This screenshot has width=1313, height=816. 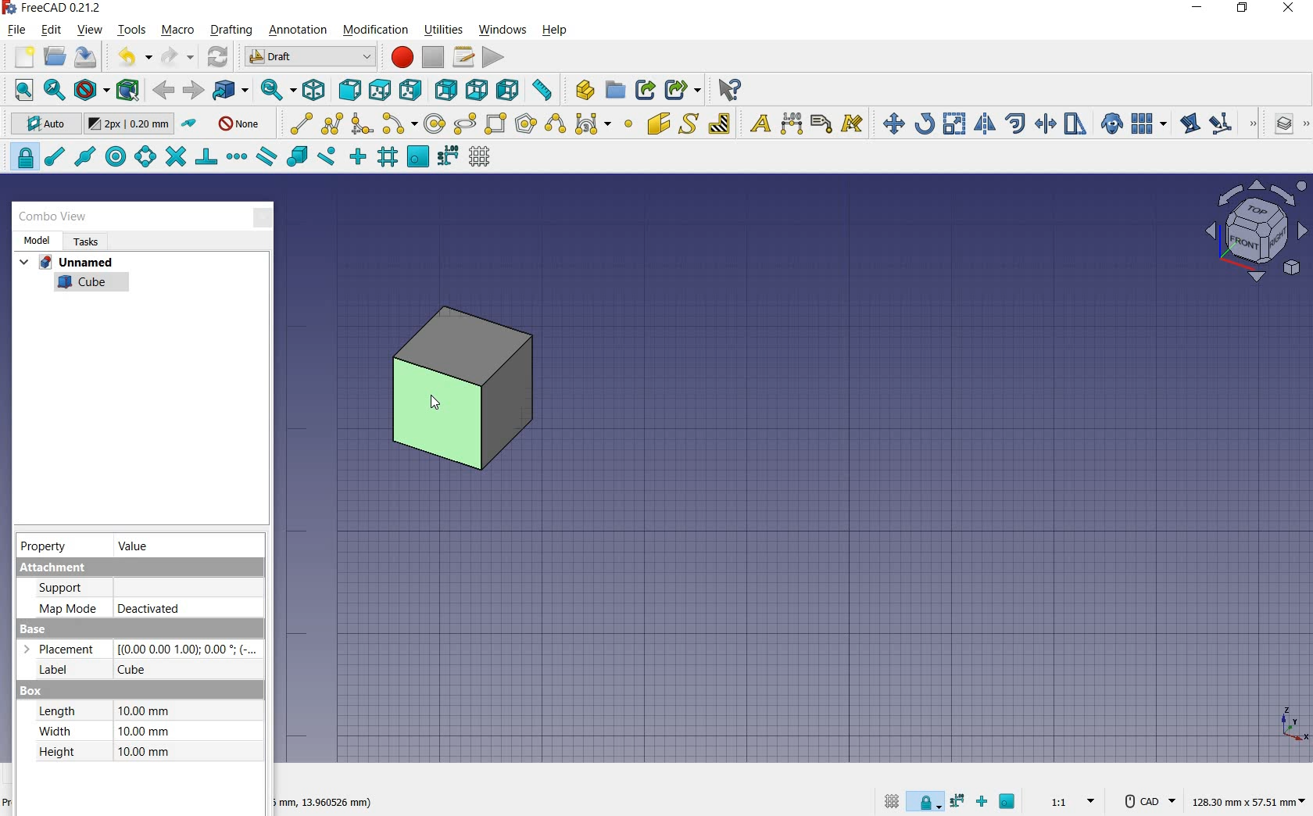 What do you see at coordinates (66, 263) in the screenshot?
I see `unnamed` at bounding box center [66, 263].